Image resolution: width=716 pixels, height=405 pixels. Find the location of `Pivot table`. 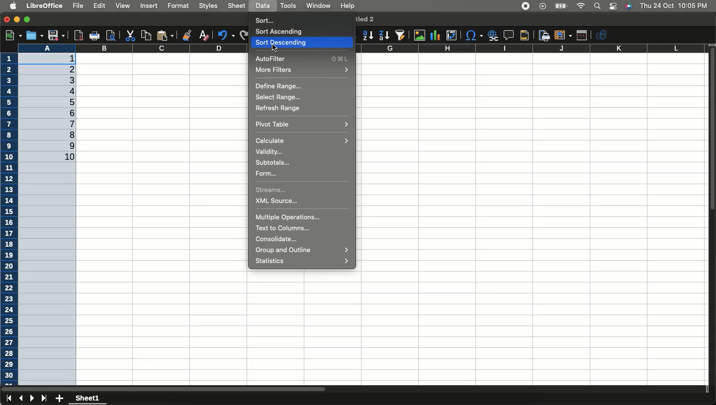

Pivot table is located at coordinates (301, 124).